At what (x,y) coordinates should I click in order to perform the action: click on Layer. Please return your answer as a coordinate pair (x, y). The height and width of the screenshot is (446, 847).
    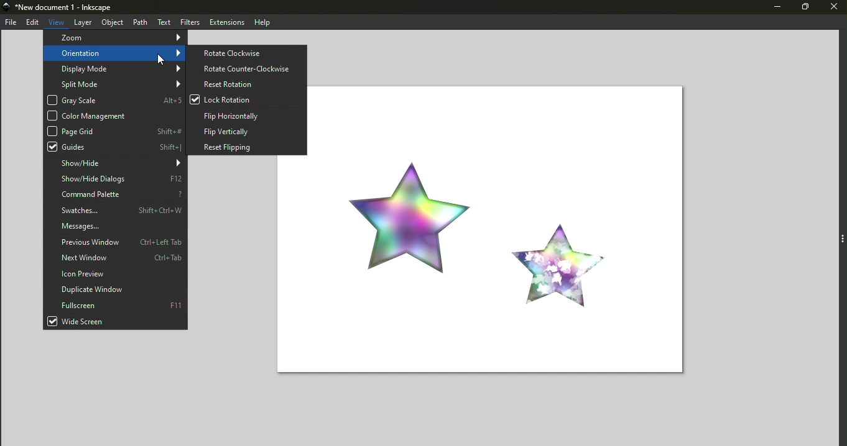
    Looking at the image, I should click on (83, 22).